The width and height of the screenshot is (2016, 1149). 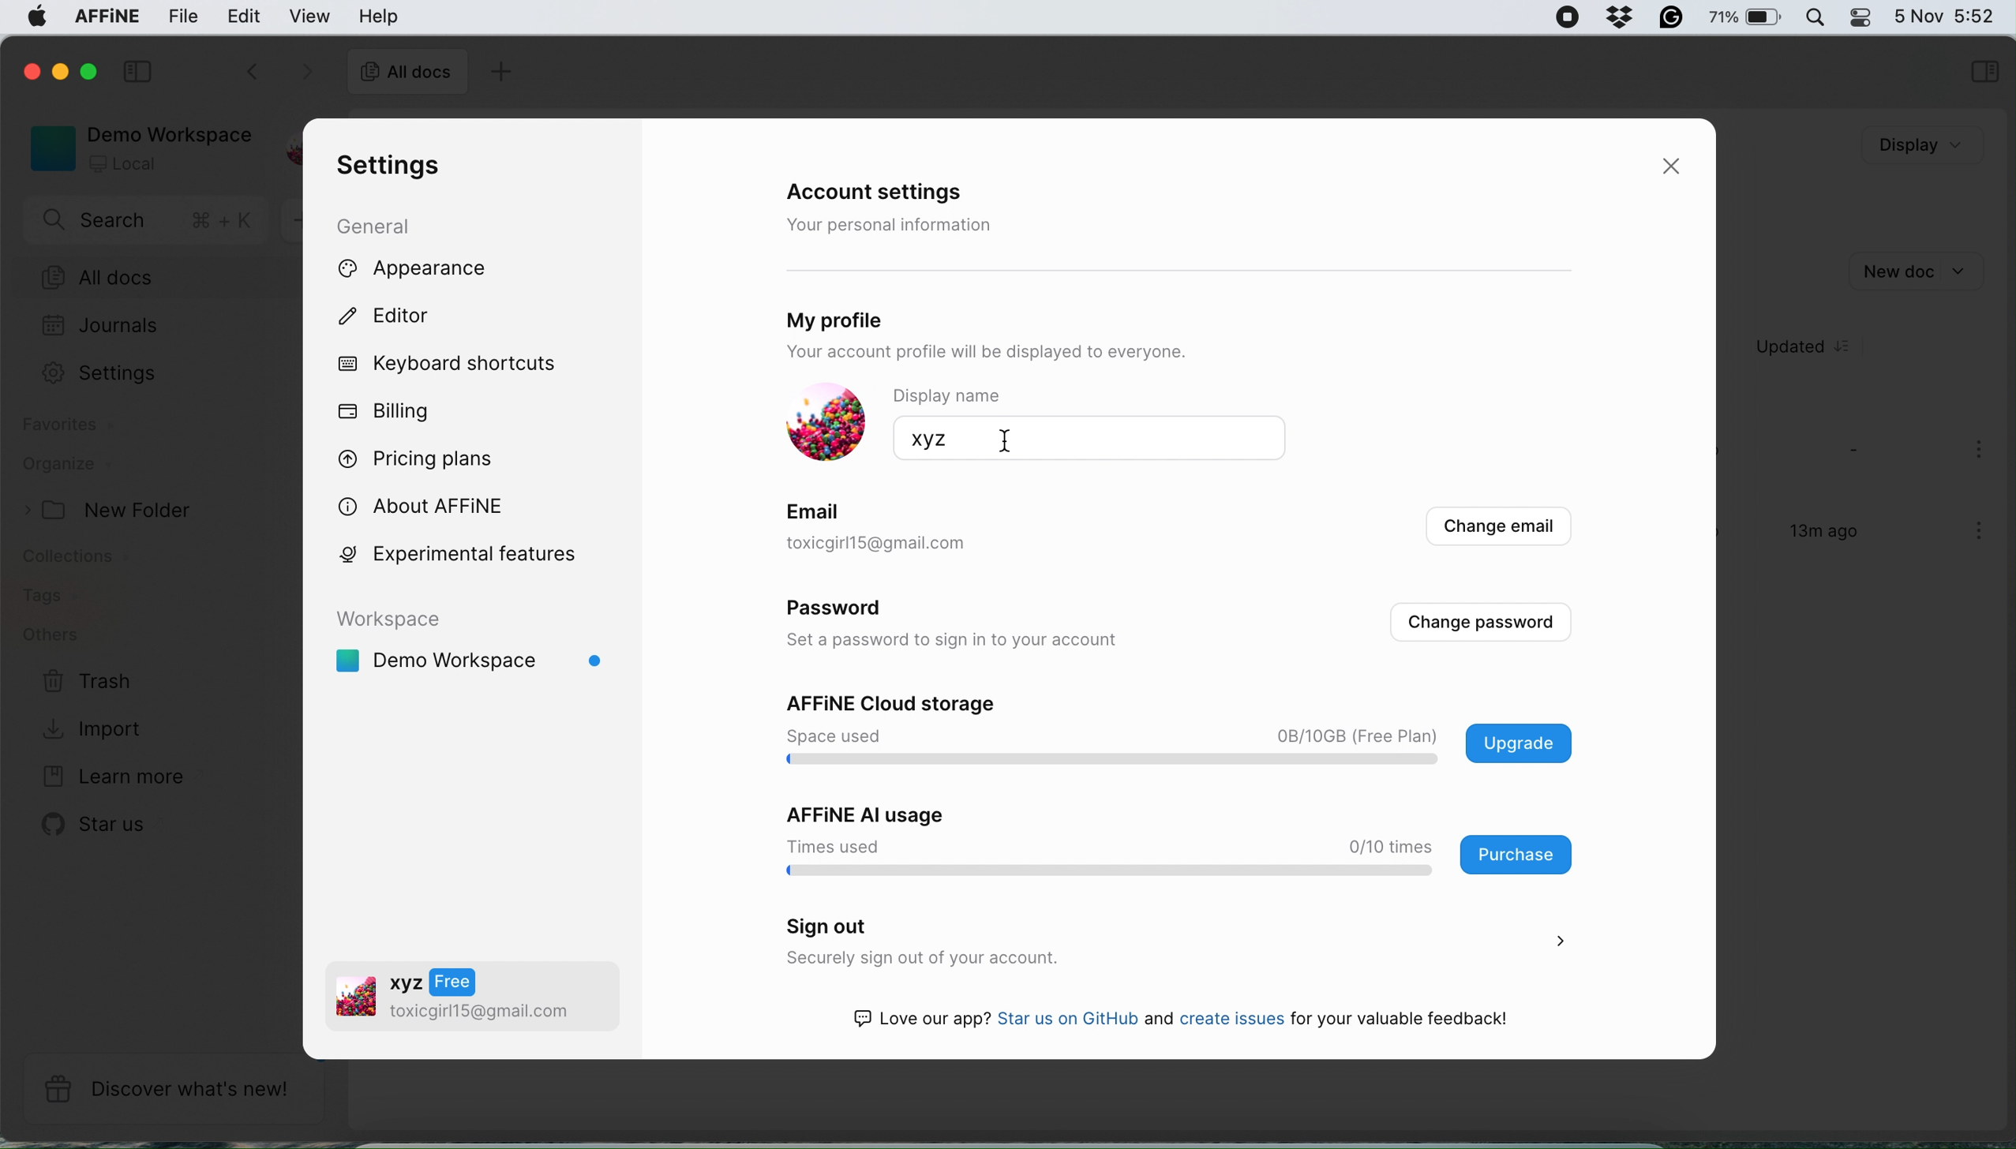 What do you see at coordinates (66, 466) in the screenshot?
I see `organize` at bounding box center [66, 466].